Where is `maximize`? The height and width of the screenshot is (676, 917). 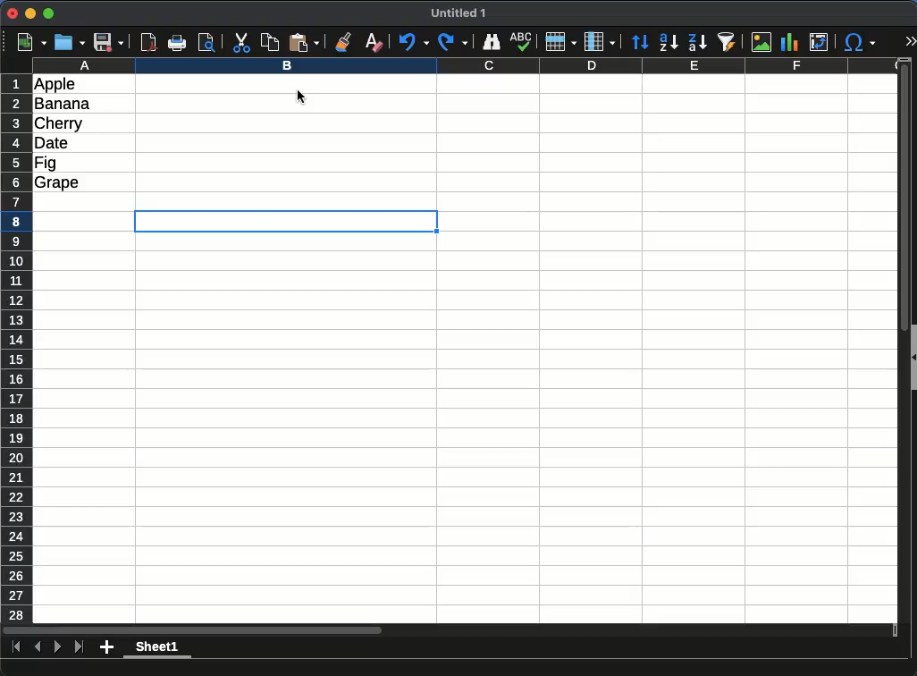
maximize is located at coordinates (48, 13).